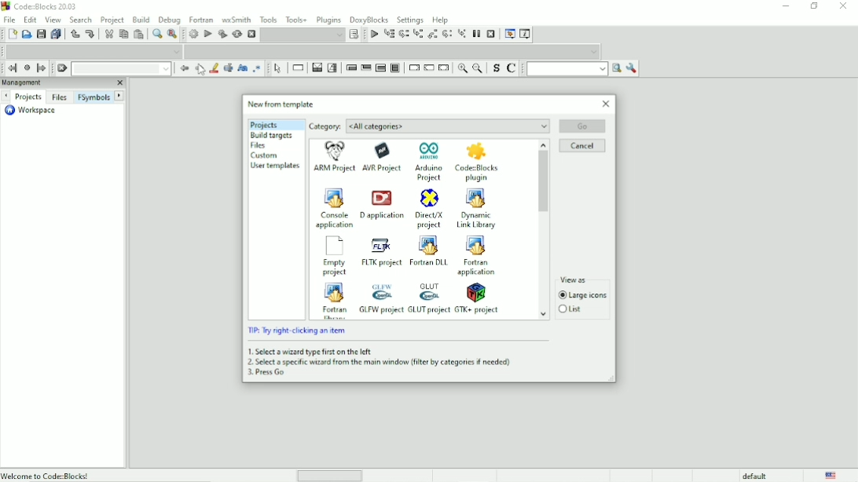 The image size is (858, 482). Describe the element at coordinates (412, 68) in the screenshot. I see `Break instruction` at that location.